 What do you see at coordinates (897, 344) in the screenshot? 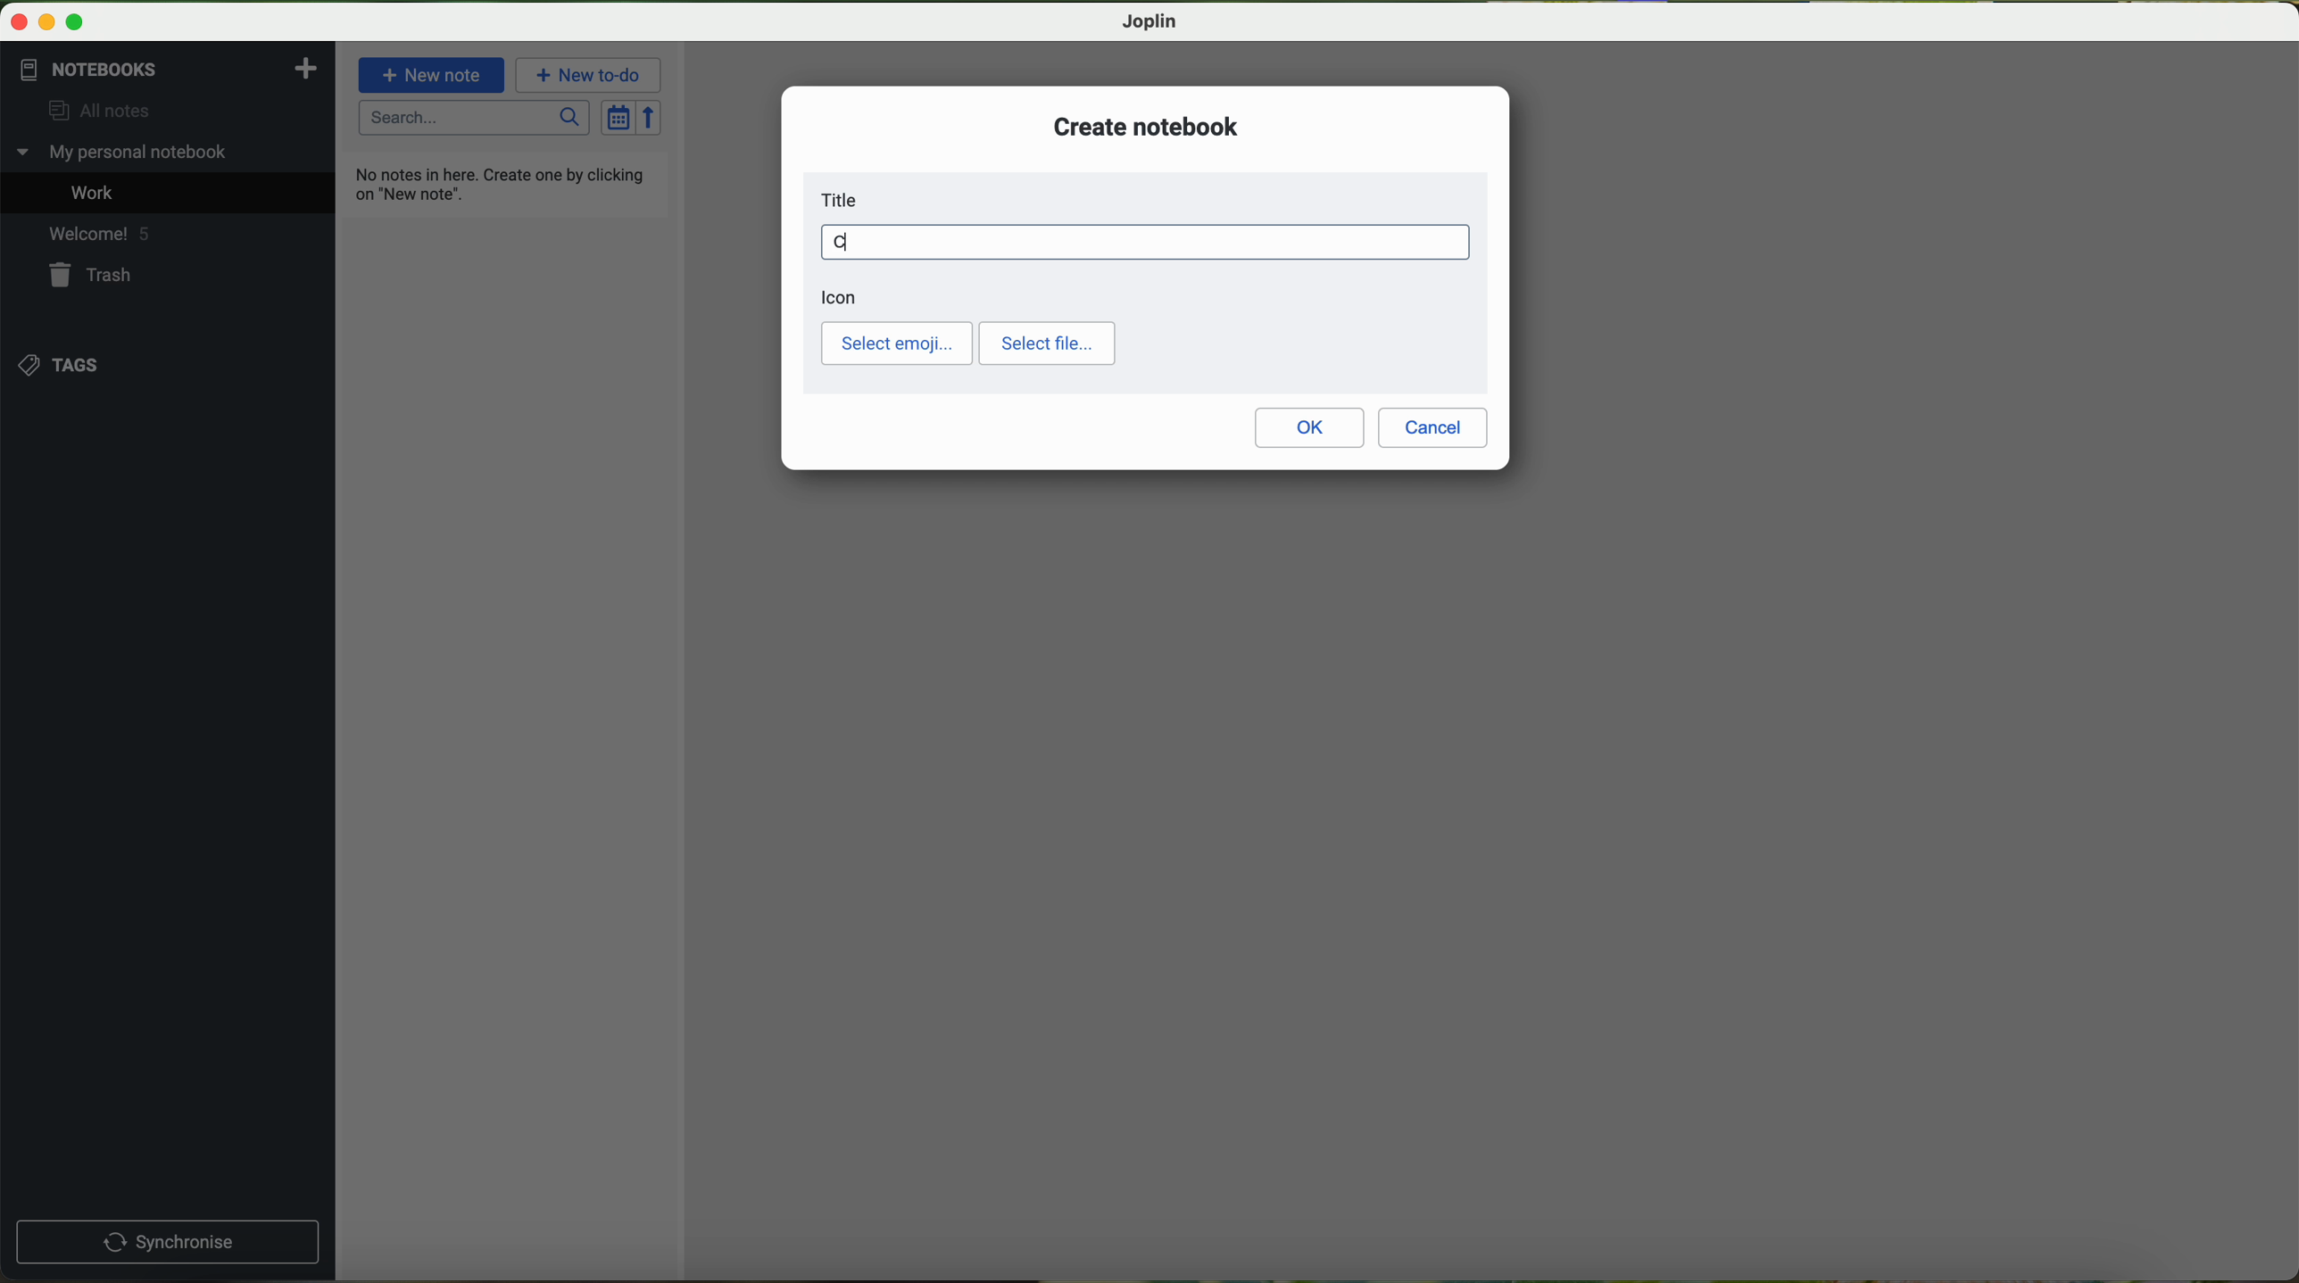
I see `select emoji` at bounding box center [897, 344].